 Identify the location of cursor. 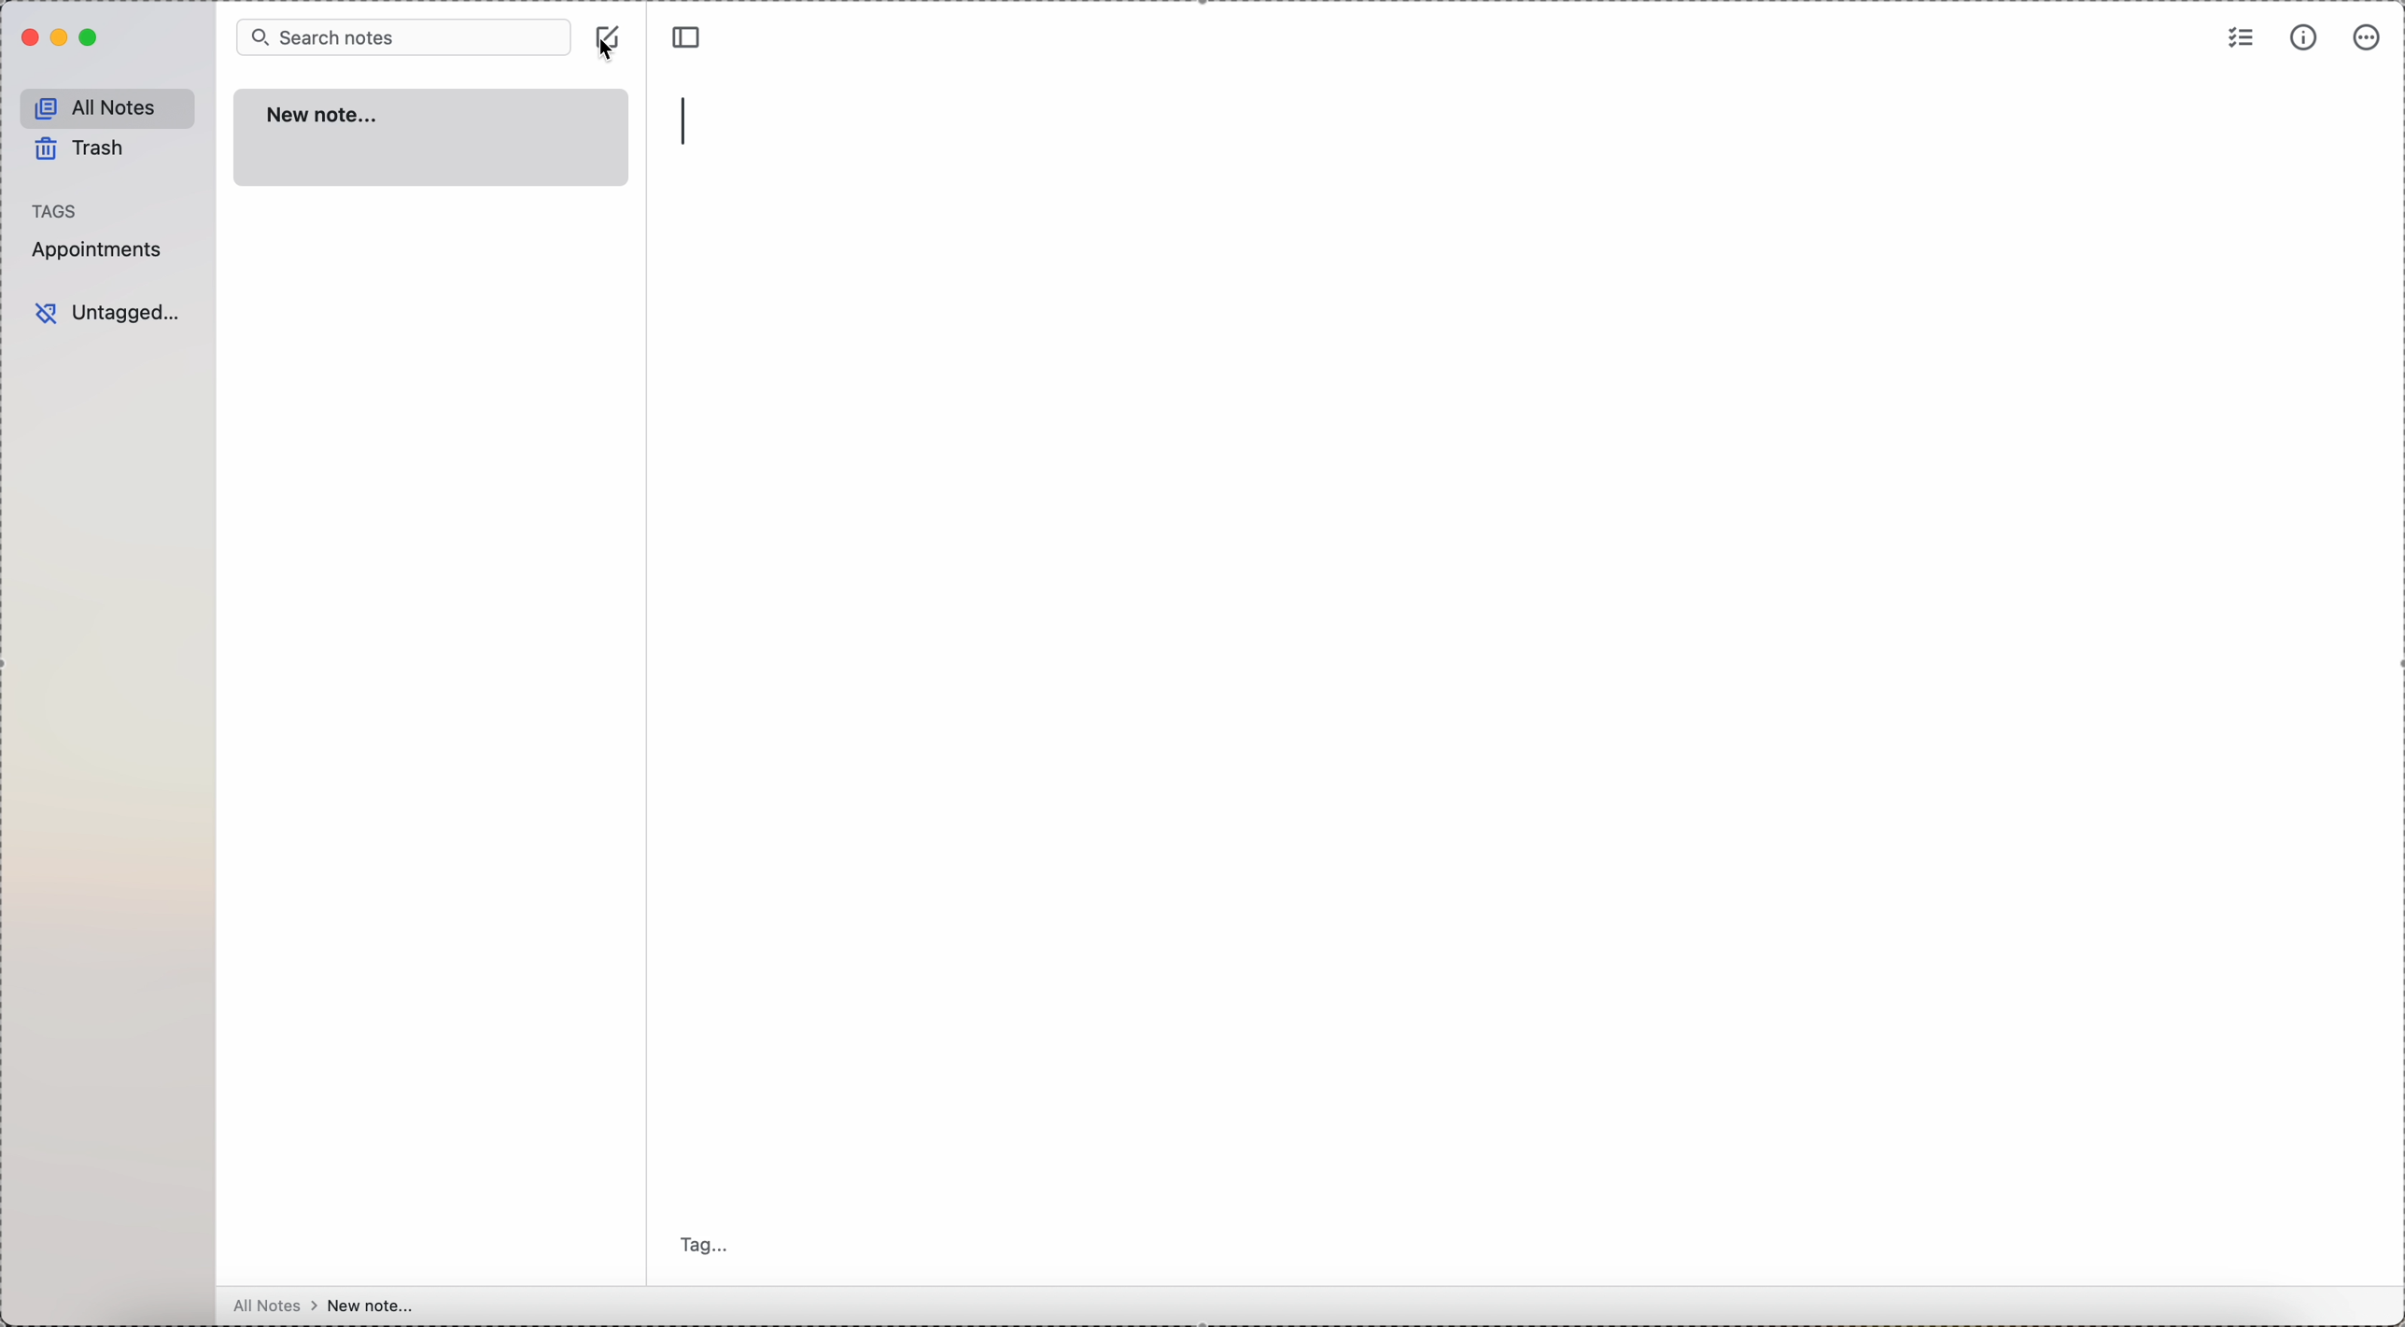
(606, 46).